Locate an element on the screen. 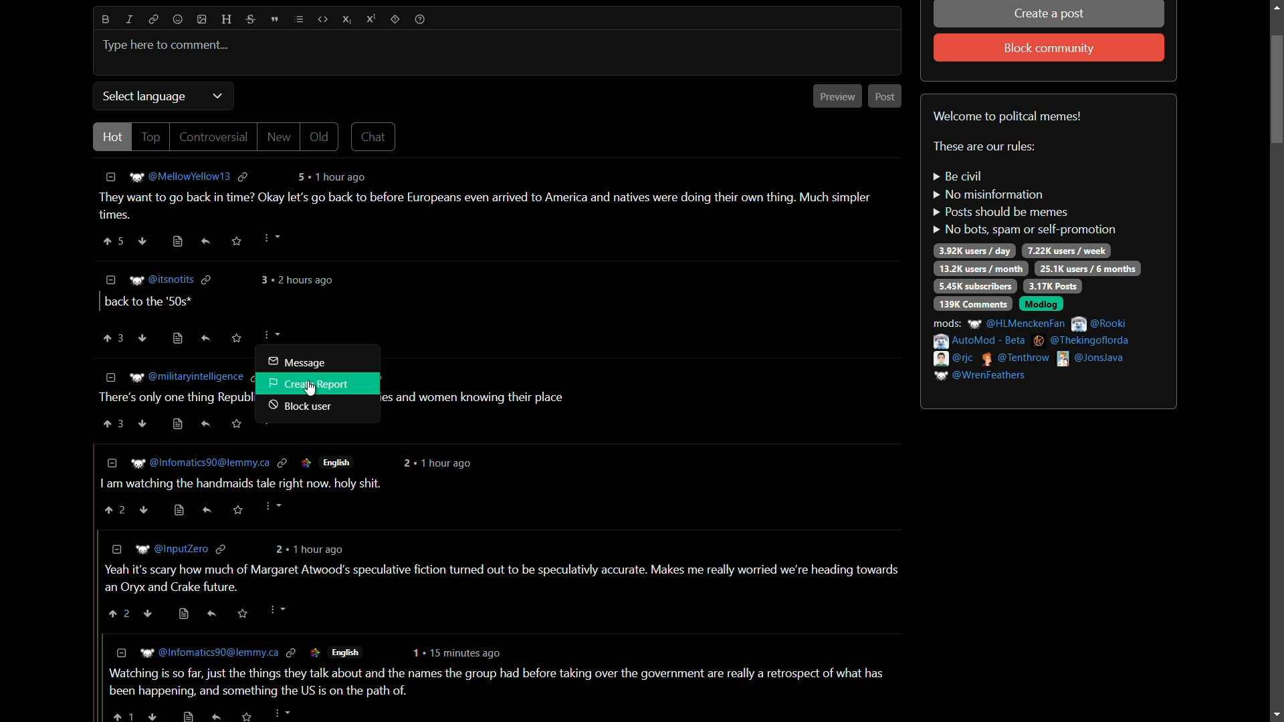  post is located at coordinates (886, 97).